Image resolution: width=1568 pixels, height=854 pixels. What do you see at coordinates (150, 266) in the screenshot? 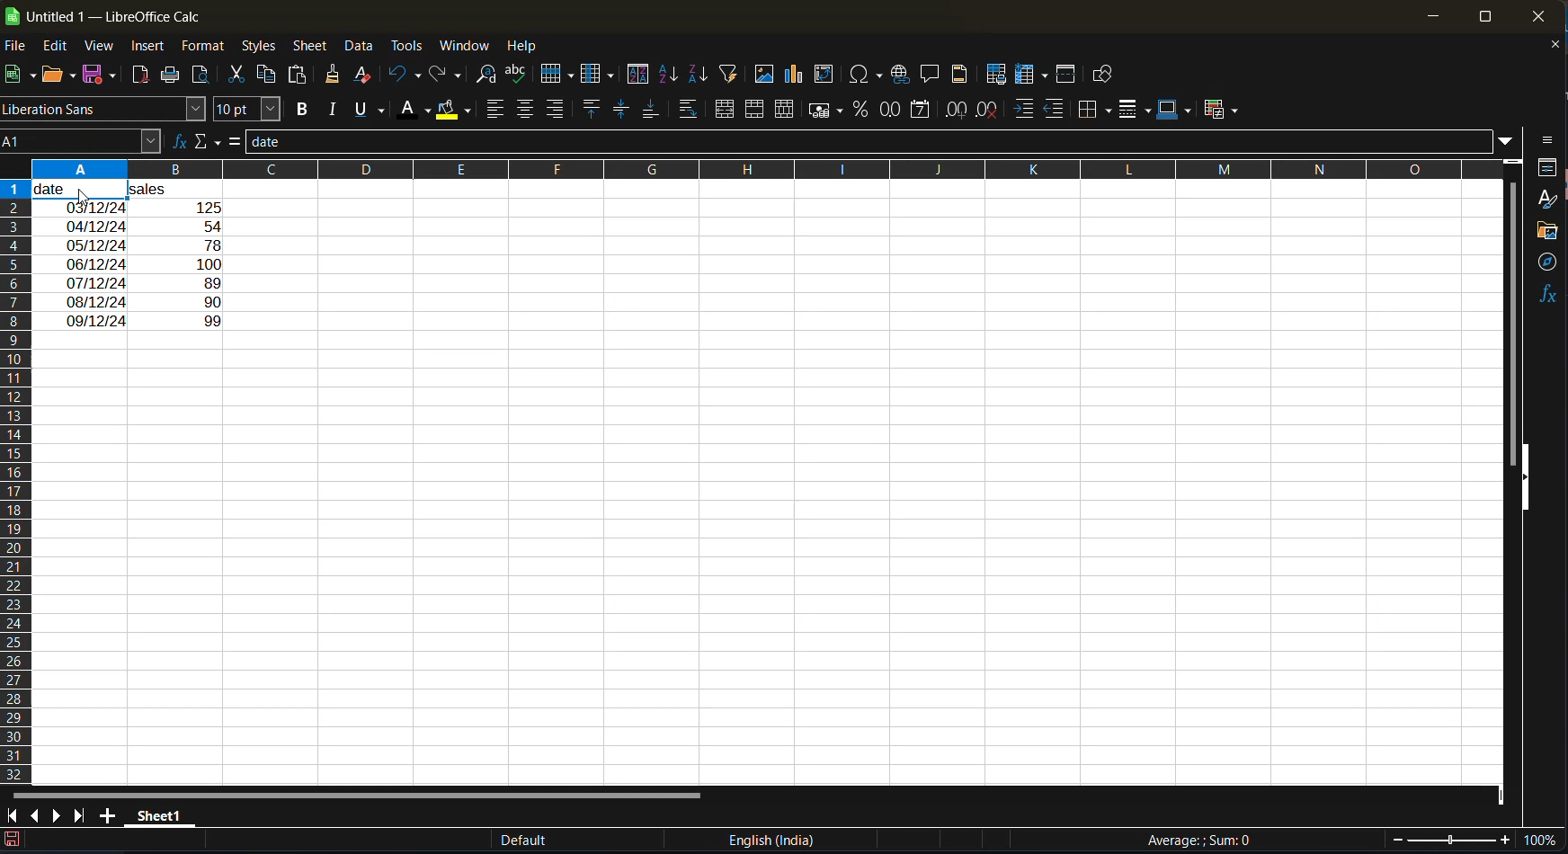
I see `input text` at bounding box center [150, 266].